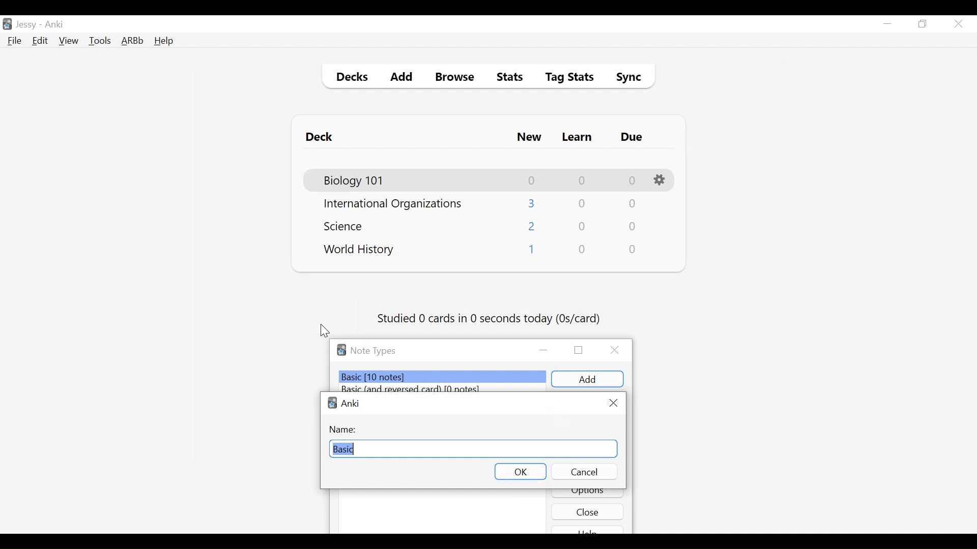 Image resolution: width=977 pixels, height=549 pixels. What do you see at coordinates (332, 403) in the screenshot?
I see `Anki logo` at bounding box center [332, 403].